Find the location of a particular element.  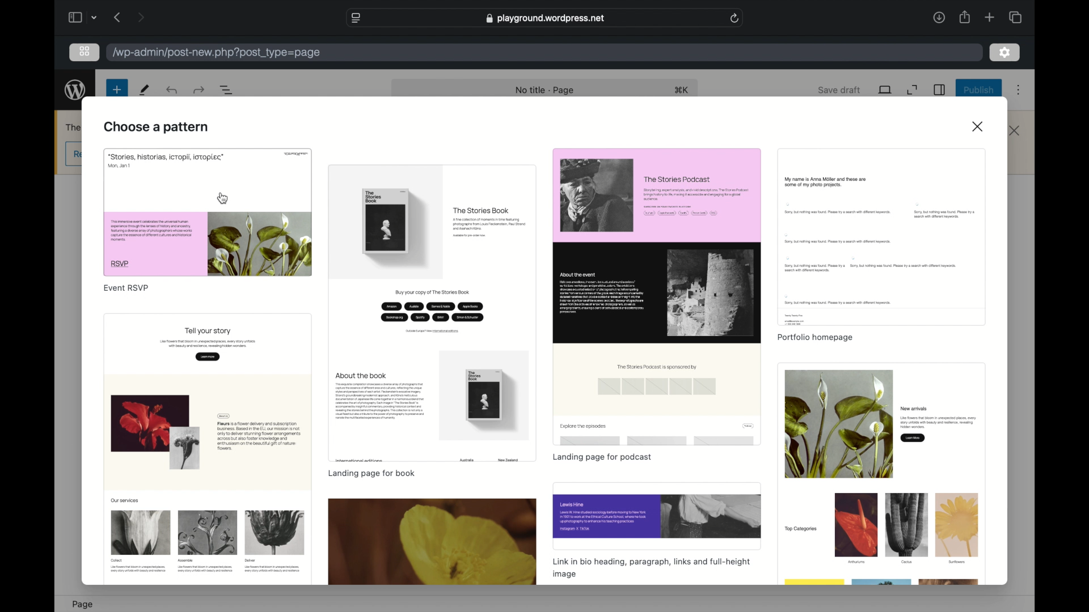

web address is located at coordinates (545, 19).